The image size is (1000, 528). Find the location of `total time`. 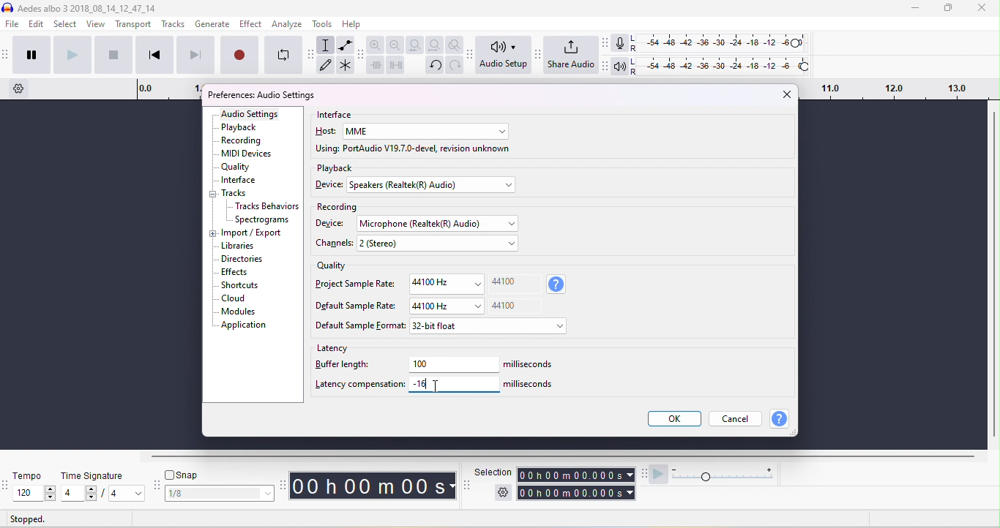

total time is located at coordinates (570, 493).